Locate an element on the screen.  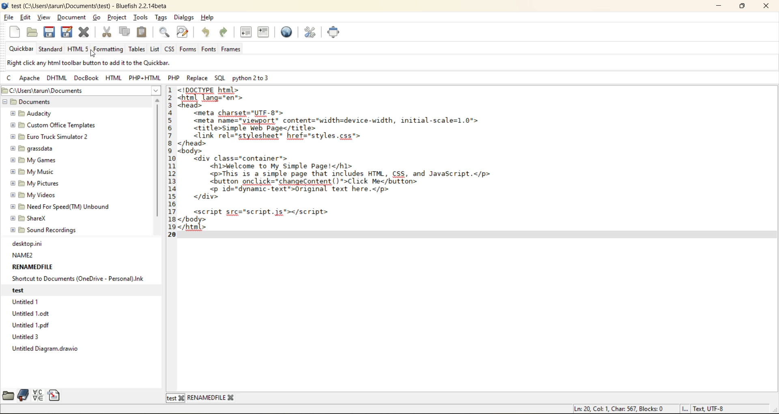
Untitled 1 is located at coordinates (28, 302).